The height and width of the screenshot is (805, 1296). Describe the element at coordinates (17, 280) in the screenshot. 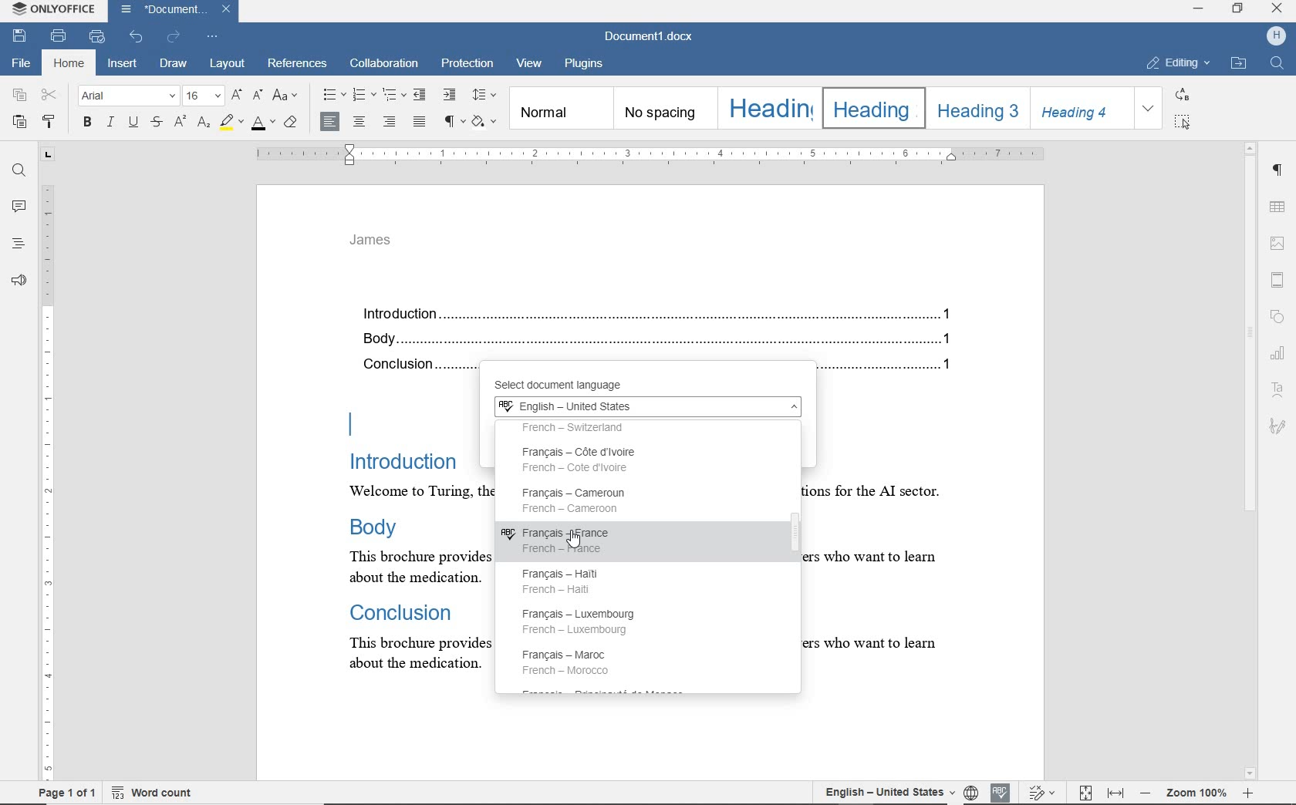

I see `feedback & support` at that location.